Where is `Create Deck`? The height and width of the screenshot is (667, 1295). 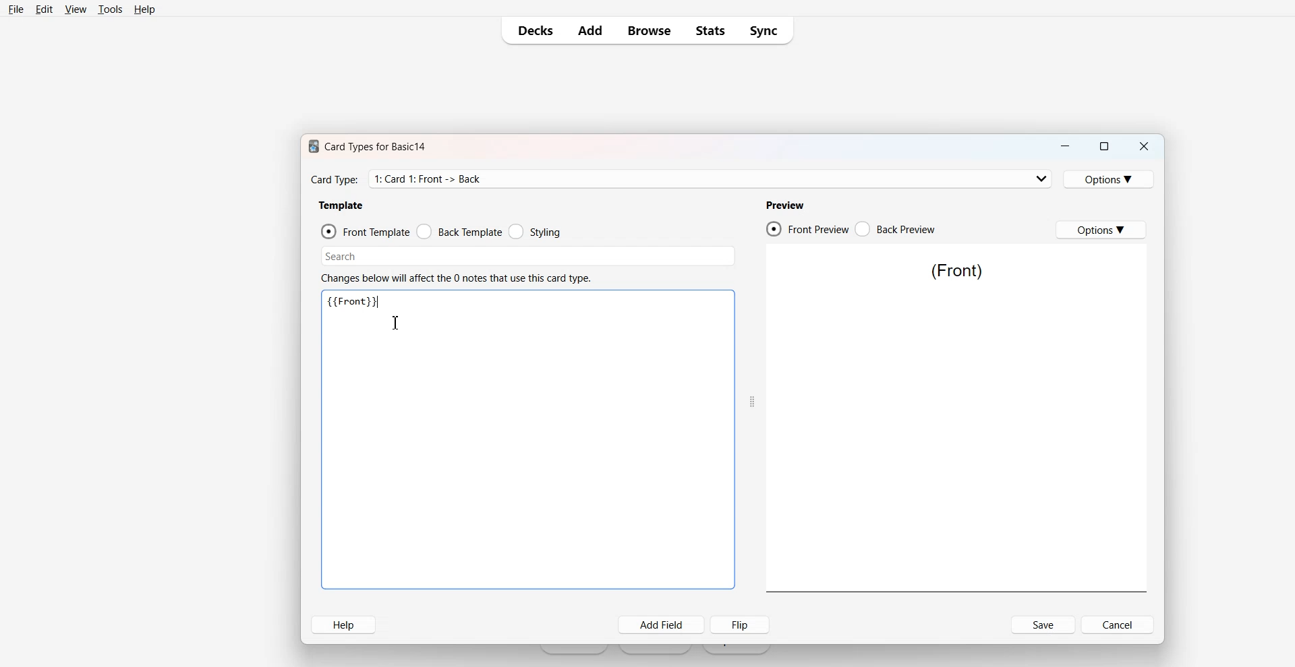 Create Deck is located at coordinates (656, 650).